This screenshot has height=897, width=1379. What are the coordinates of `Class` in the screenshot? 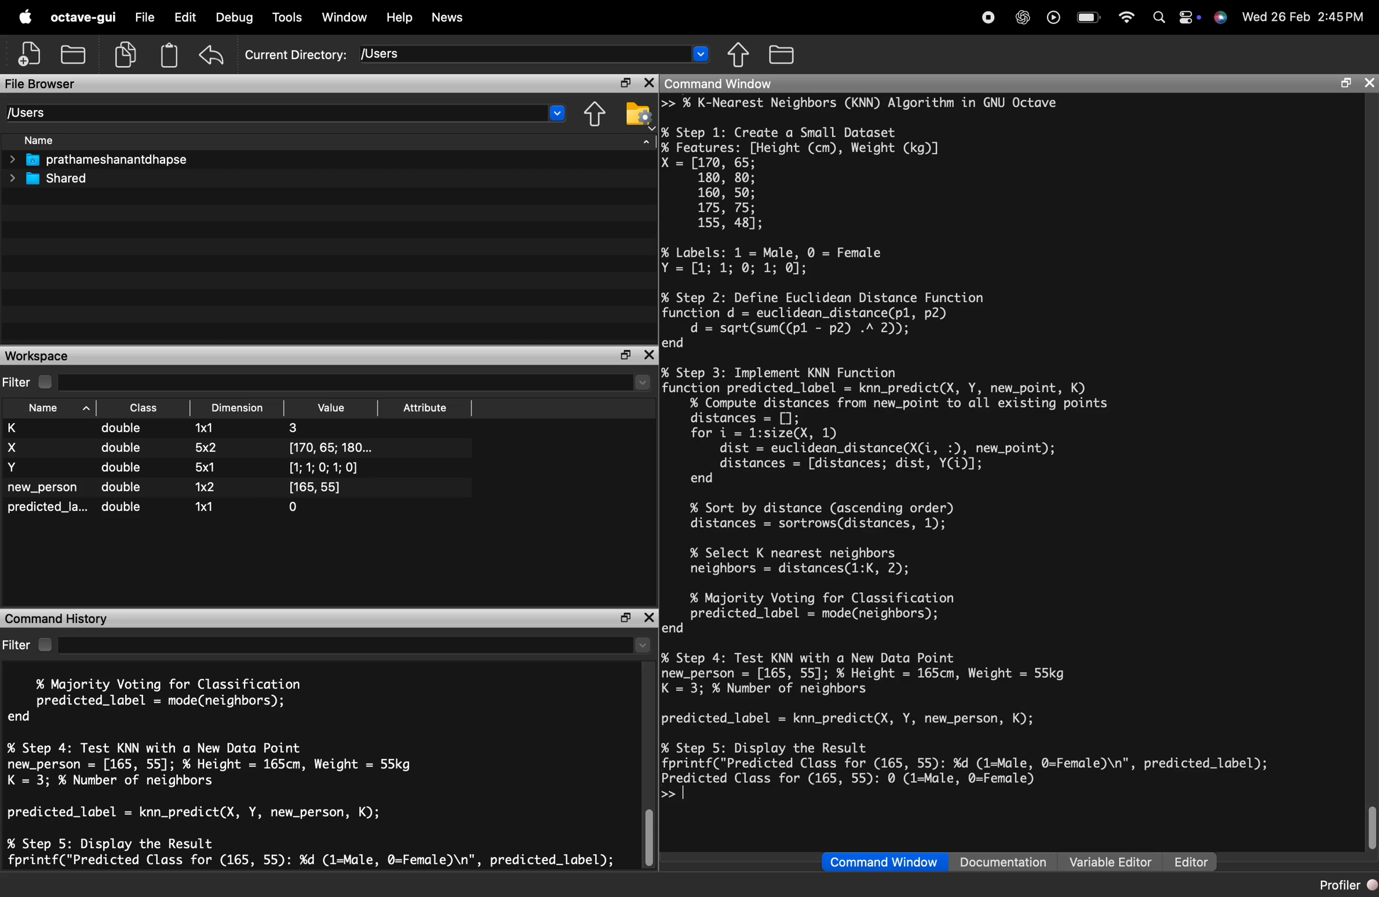 It's located at (145, 407).